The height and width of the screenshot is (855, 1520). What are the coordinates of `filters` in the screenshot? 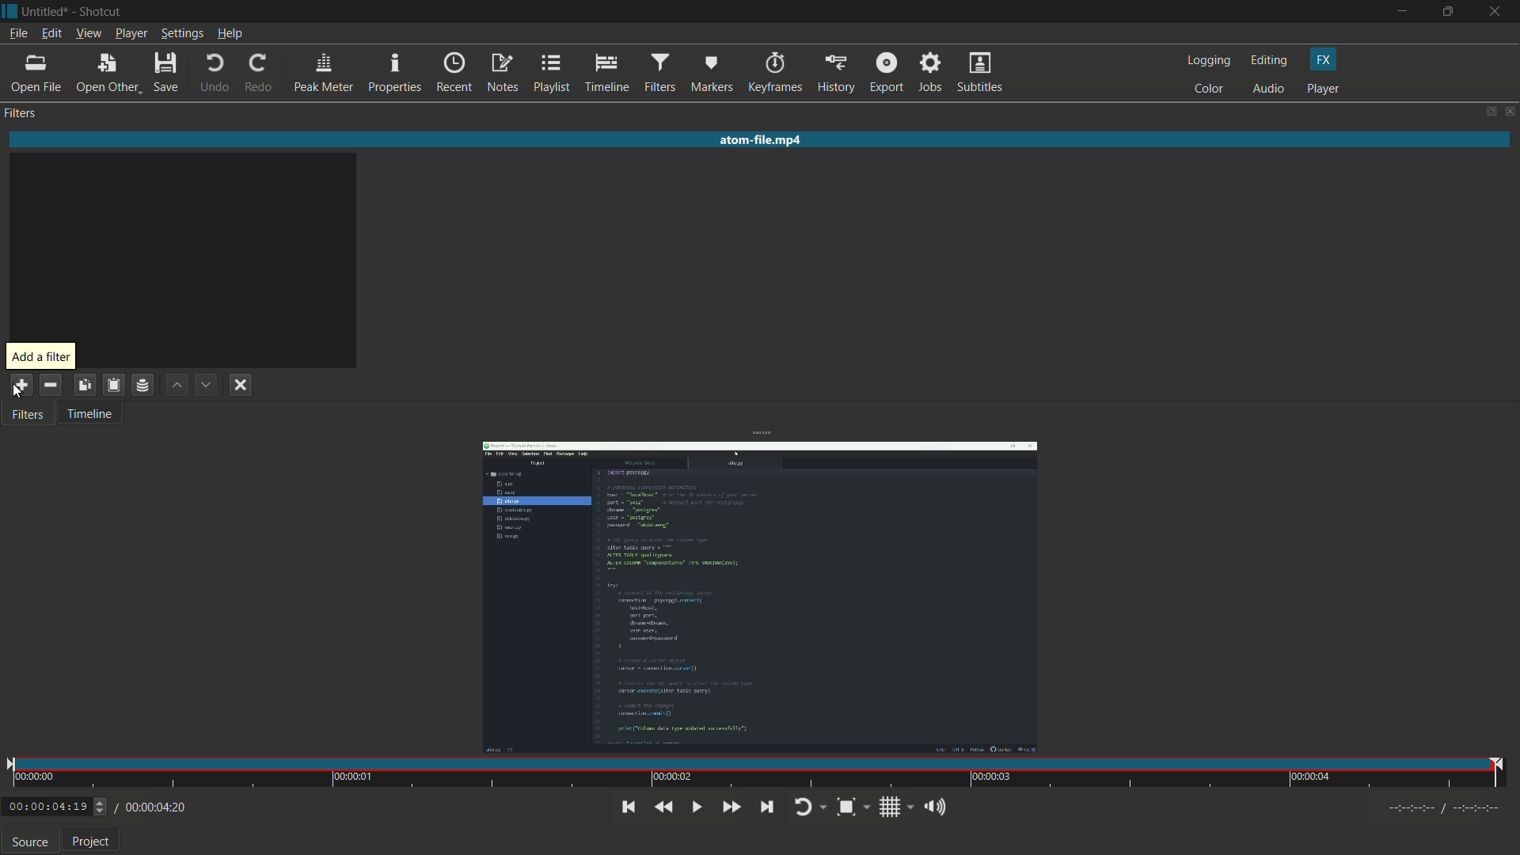 It's located at (658, 74).